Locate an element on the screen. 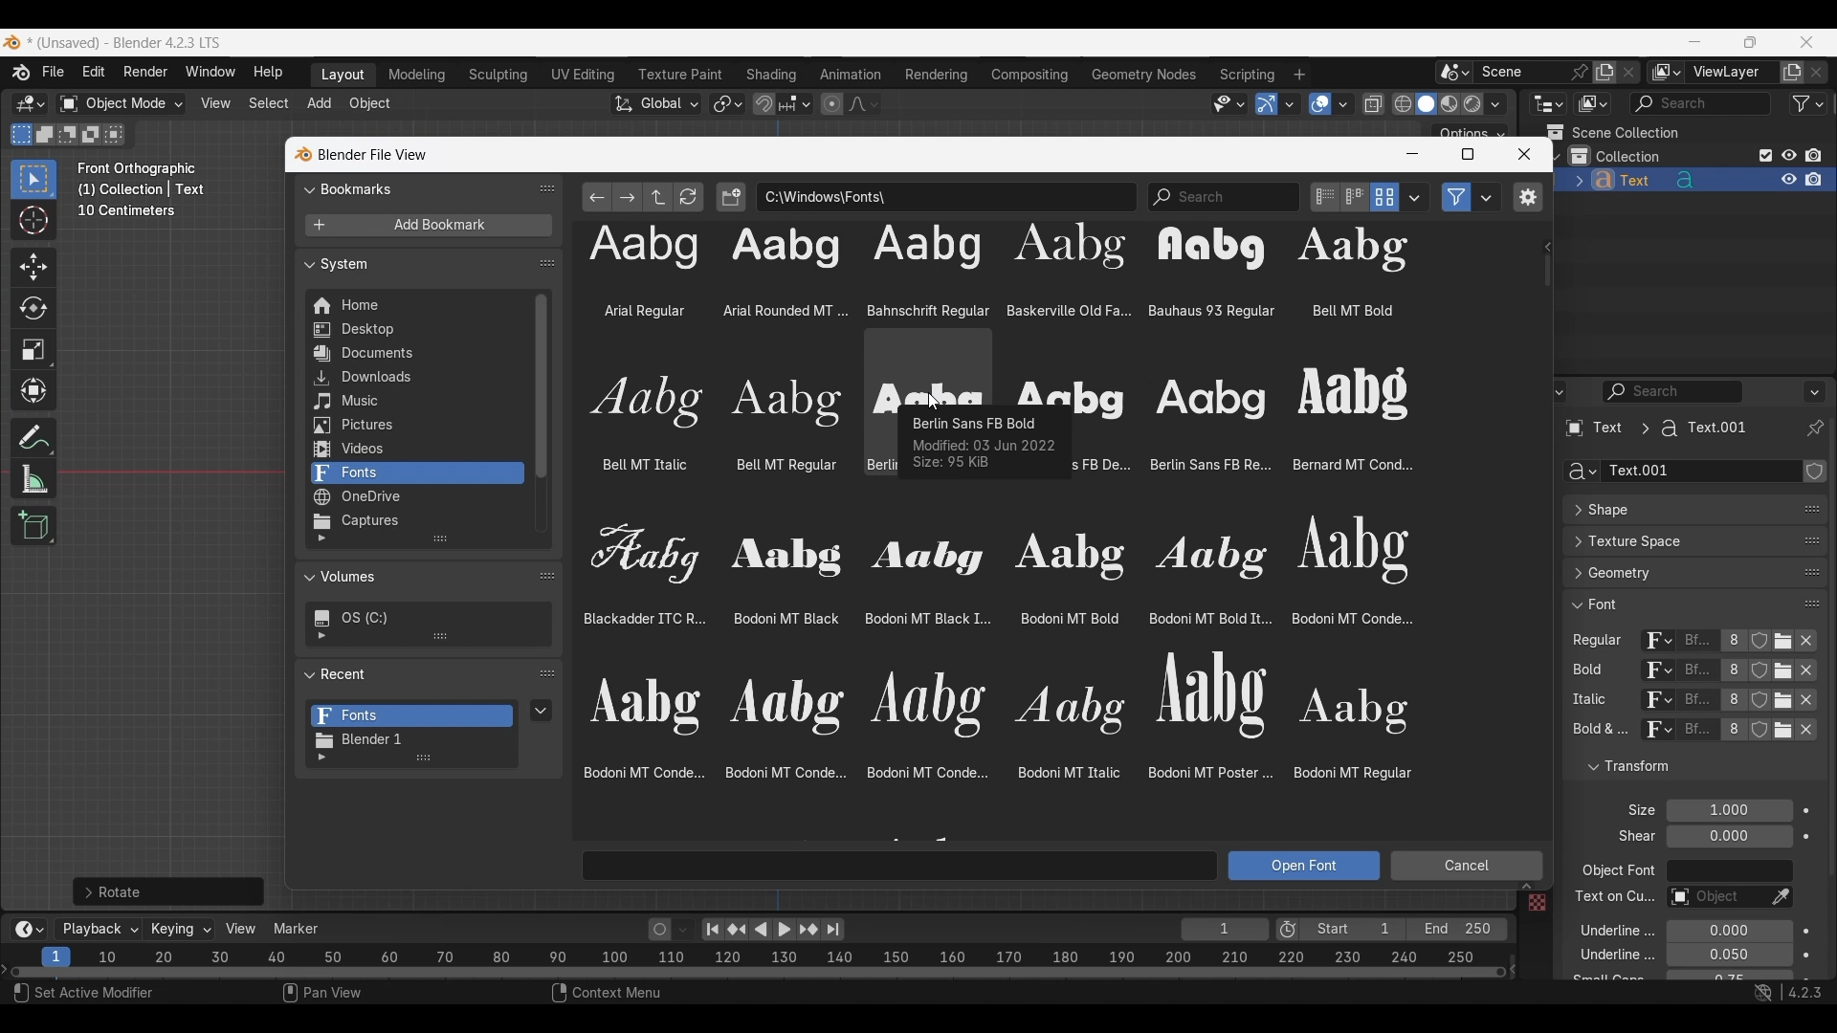 This screenshot has width=1837, height=1033. Show interface in a smaller tab is located at coordinates (1750, 42).